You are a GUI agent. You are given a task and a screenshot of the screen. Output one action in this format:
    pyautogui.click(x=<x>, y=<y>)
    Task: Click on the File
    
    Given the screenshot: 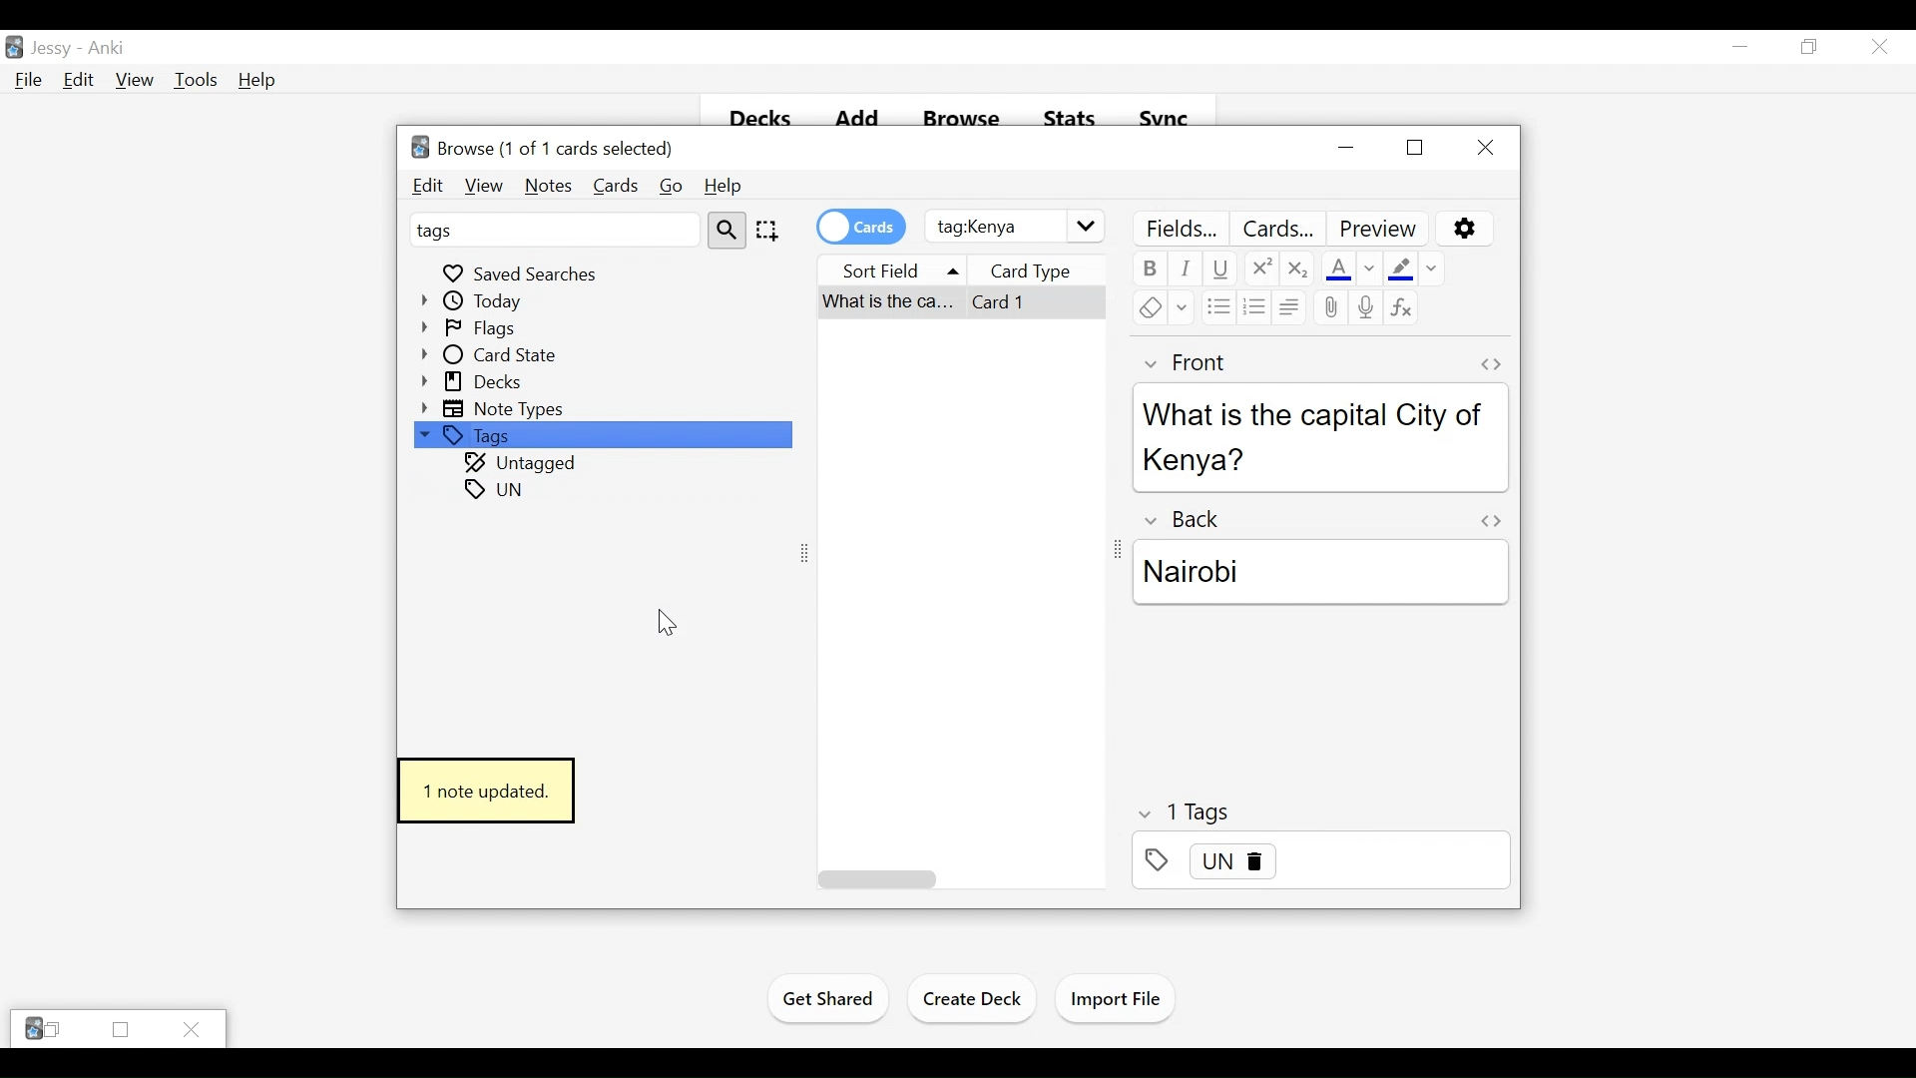 What is the action you would take?
    pyautogui.click(x=25, y=81)
    